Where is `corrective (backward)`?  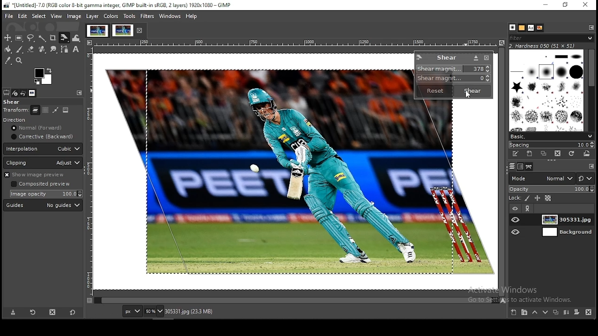 corrective (backward) is located at coordinates (42, 137).